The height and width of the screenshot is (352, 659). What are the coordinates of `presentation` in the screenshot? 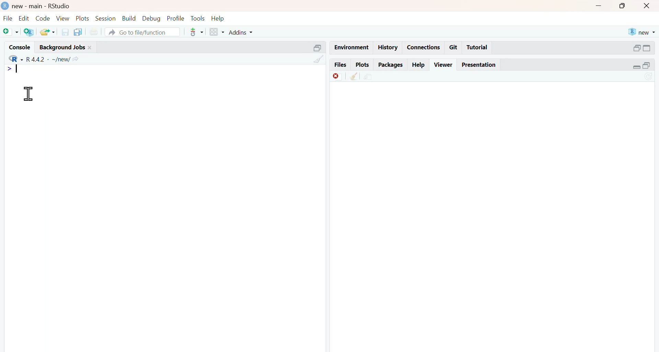 It's located at (478, 65).